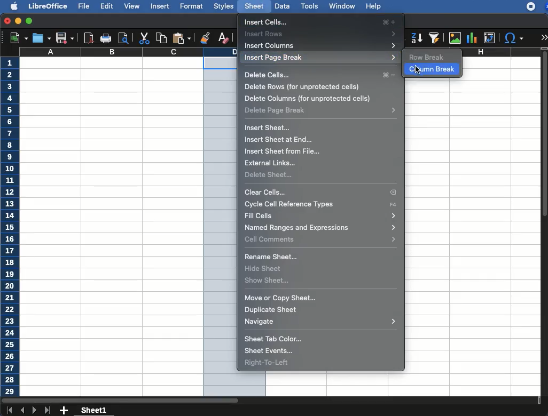 The width and height of the screenshot is (548, 416). What do you see at coordinates (320, 22) in the screenshot?
I see `insert cells` at bounding box center [320, 22].